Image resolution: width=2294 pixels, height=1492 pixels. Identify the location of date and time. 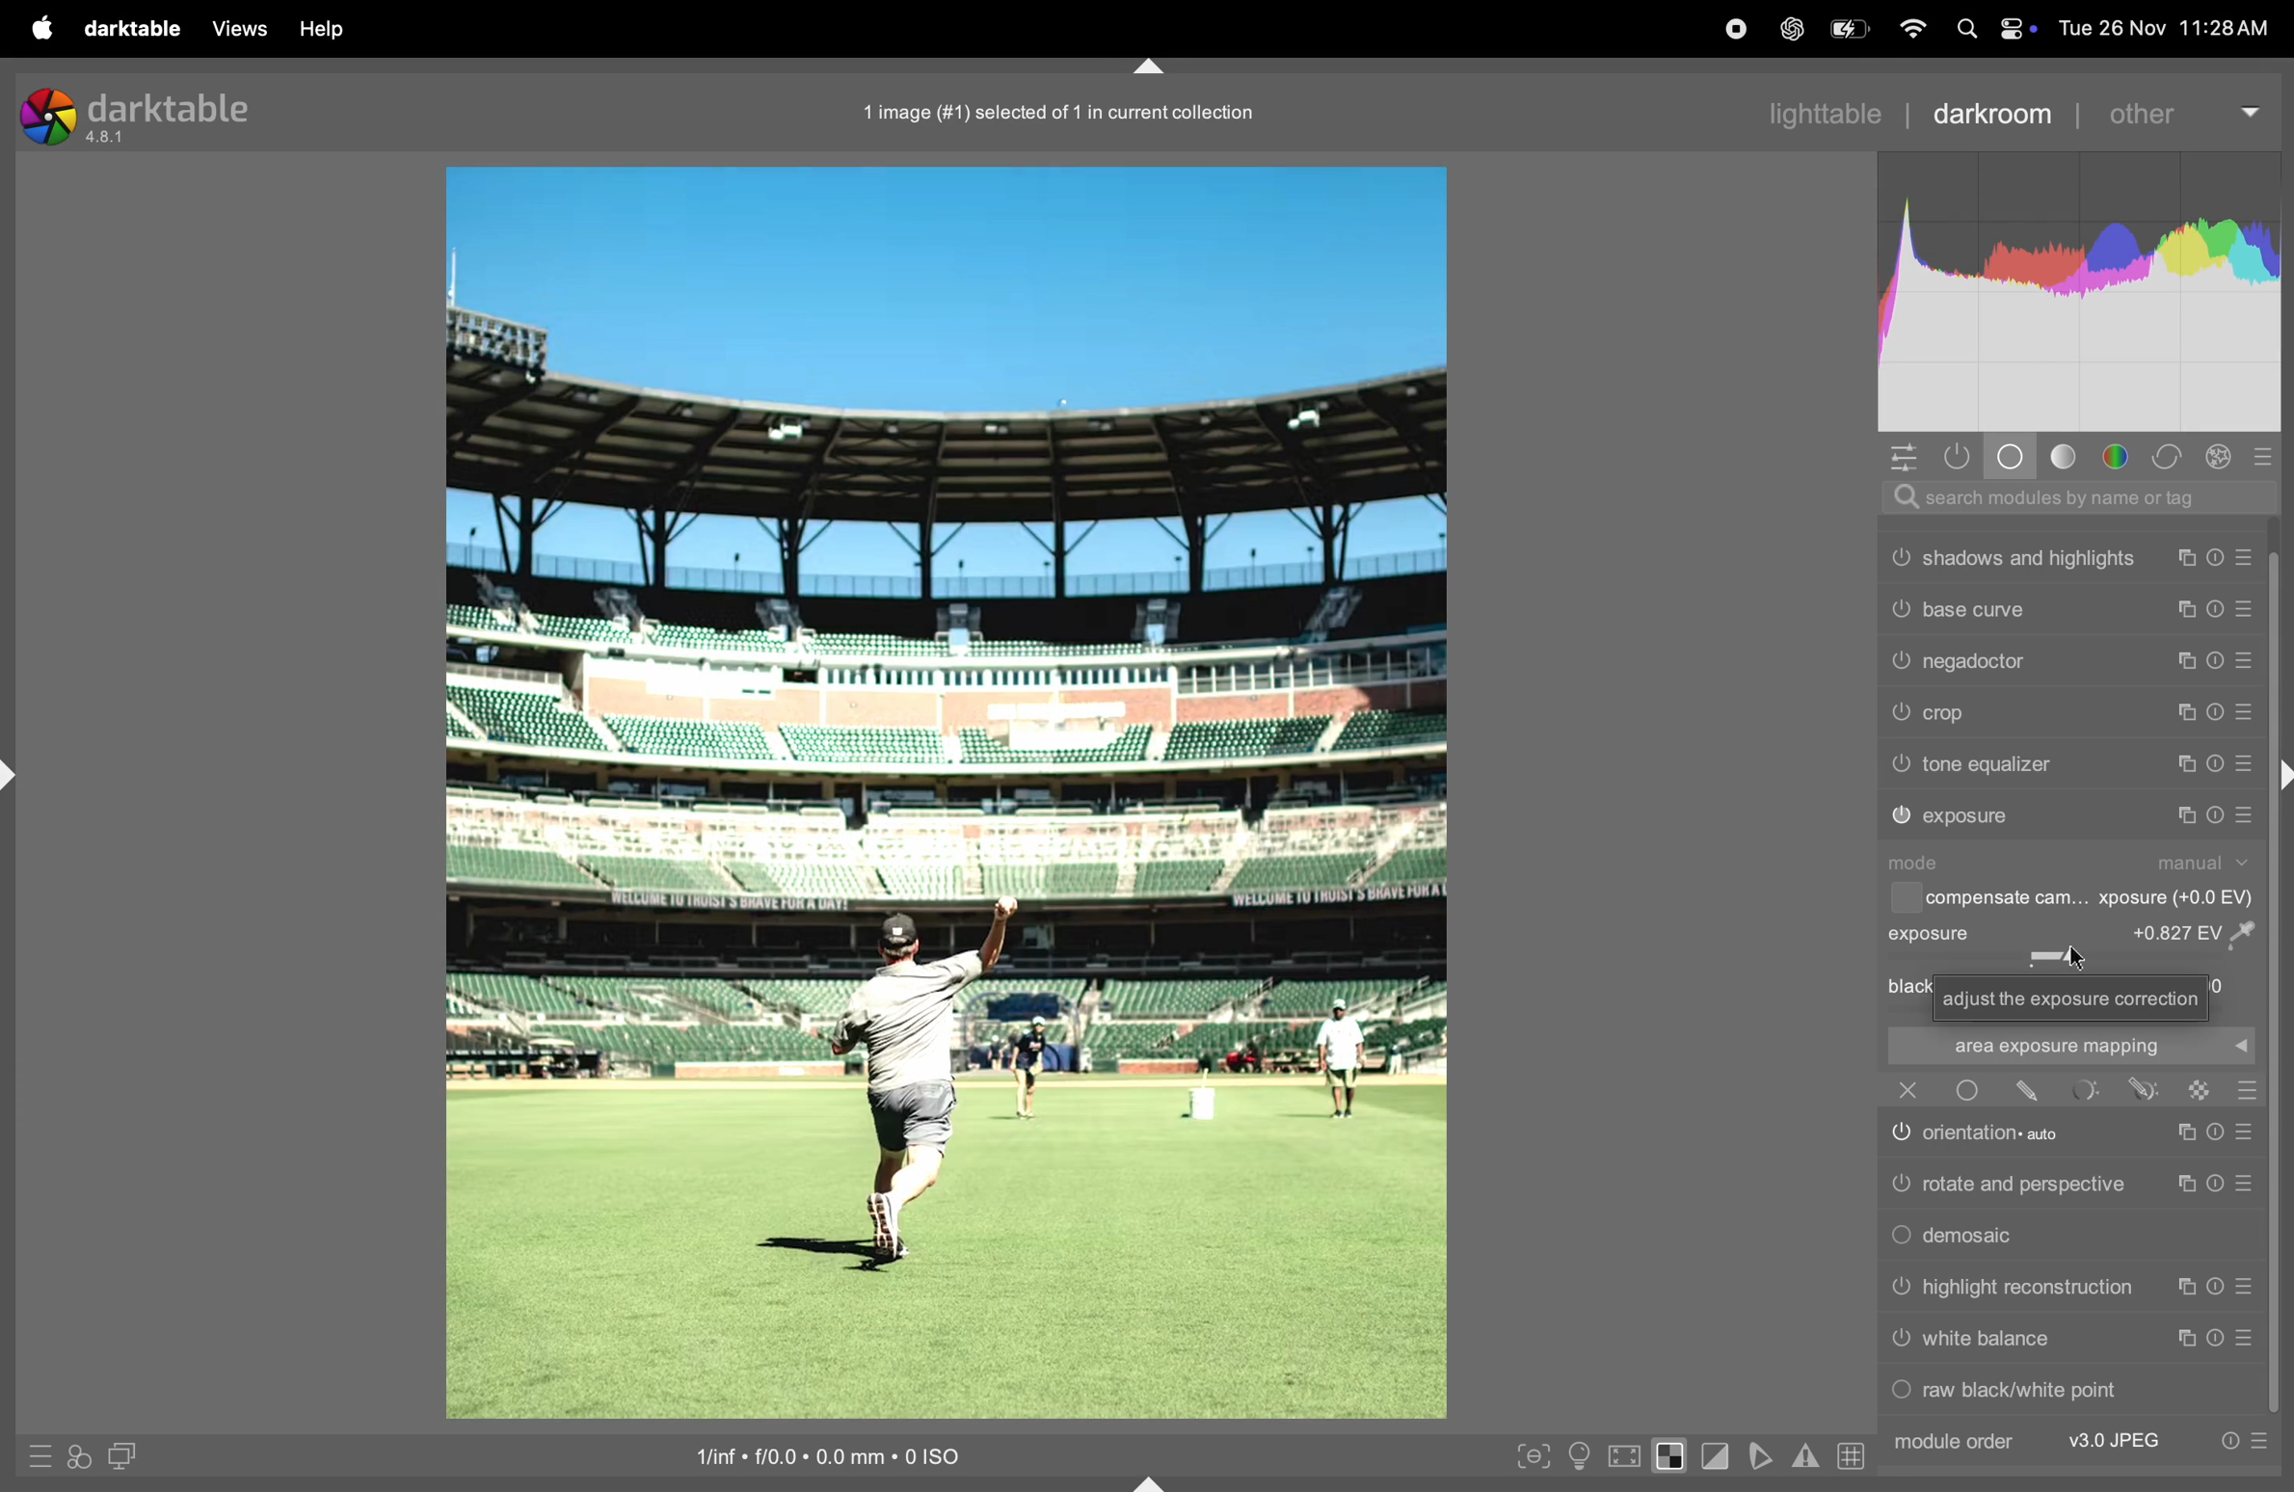
(2170, 27).